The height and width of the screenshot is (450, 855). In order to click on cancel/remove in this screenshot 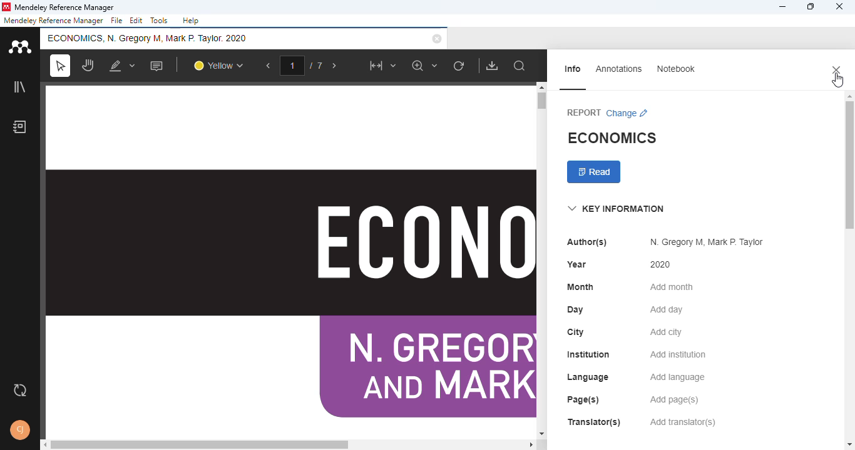, I will do `click(437, 39)`.